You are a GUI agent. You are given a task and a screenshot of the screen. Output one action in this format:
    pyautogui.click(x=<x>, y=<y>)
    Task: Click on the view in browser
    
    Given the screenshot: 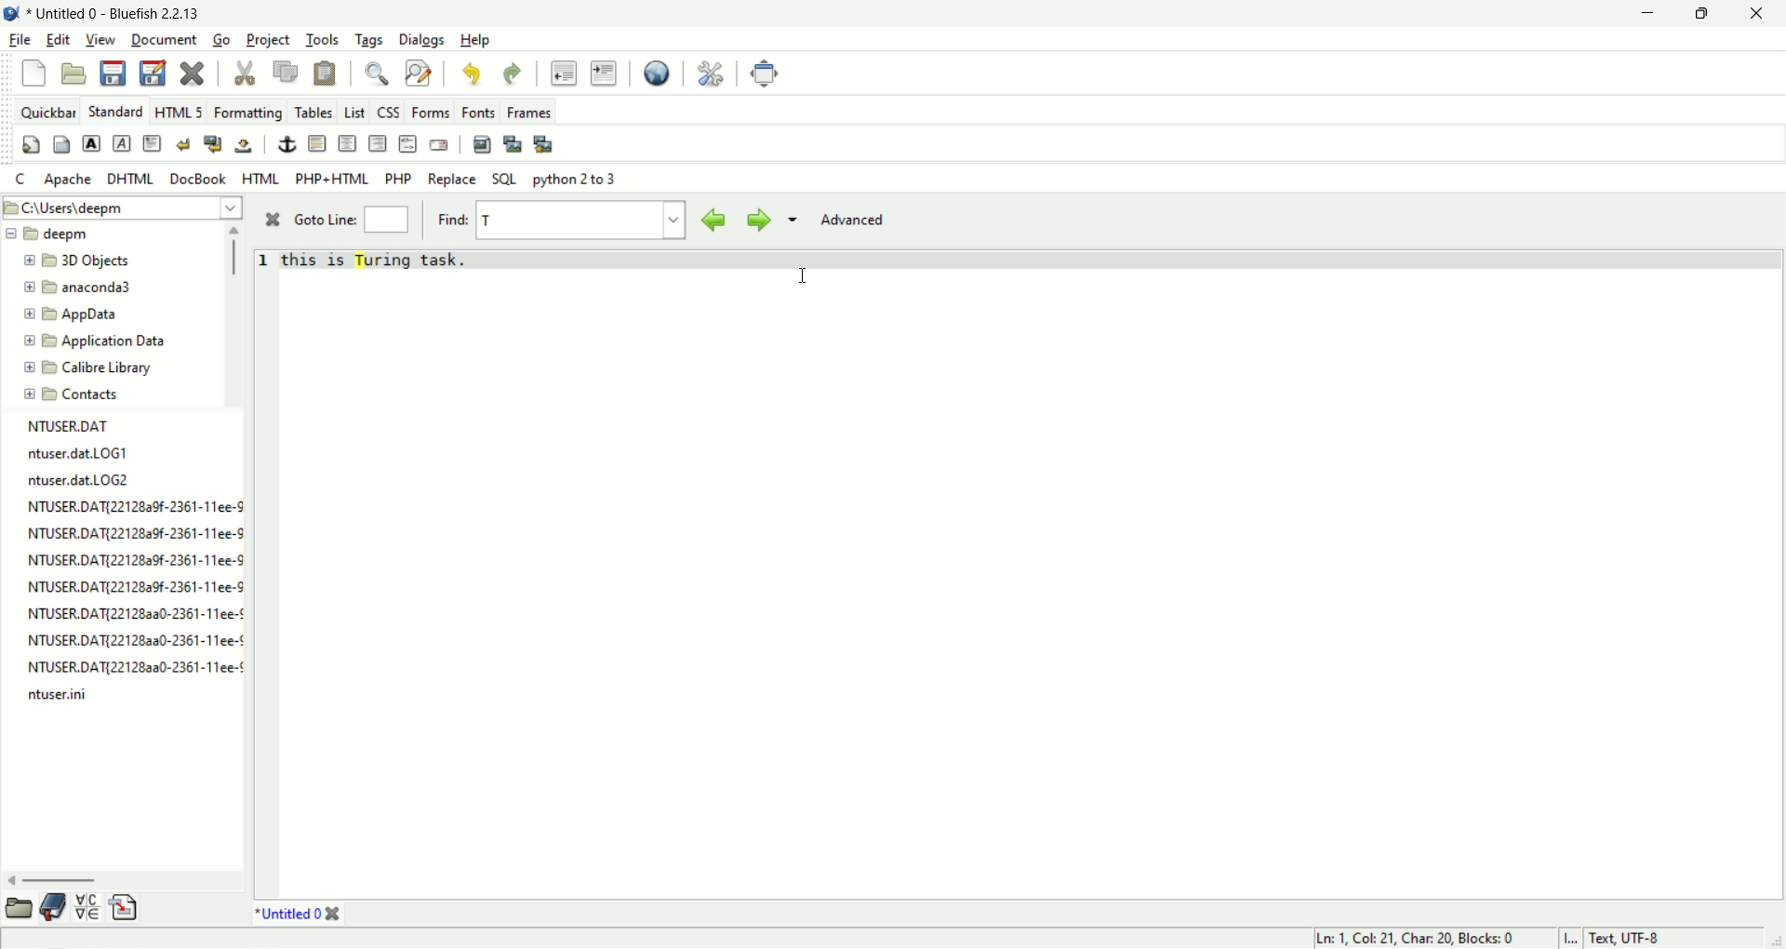 What is the action you would take?
    pyautogui.click(x=657, y=74)
    